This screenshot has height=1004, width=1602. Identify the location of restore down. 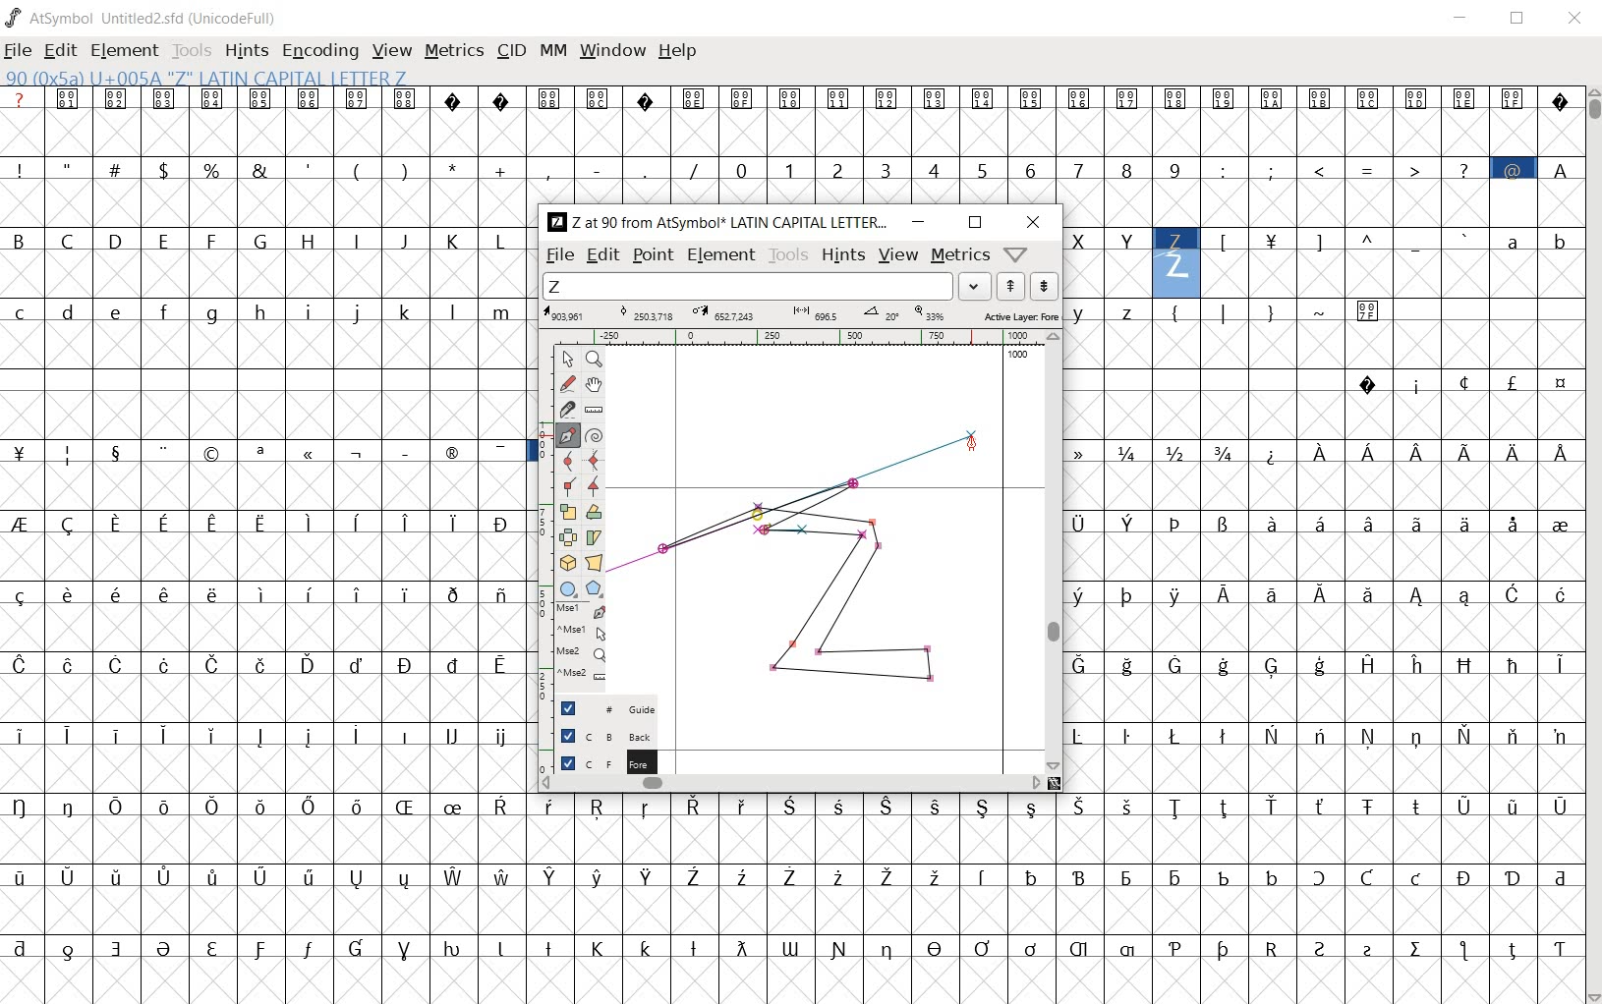
(1520, 21).